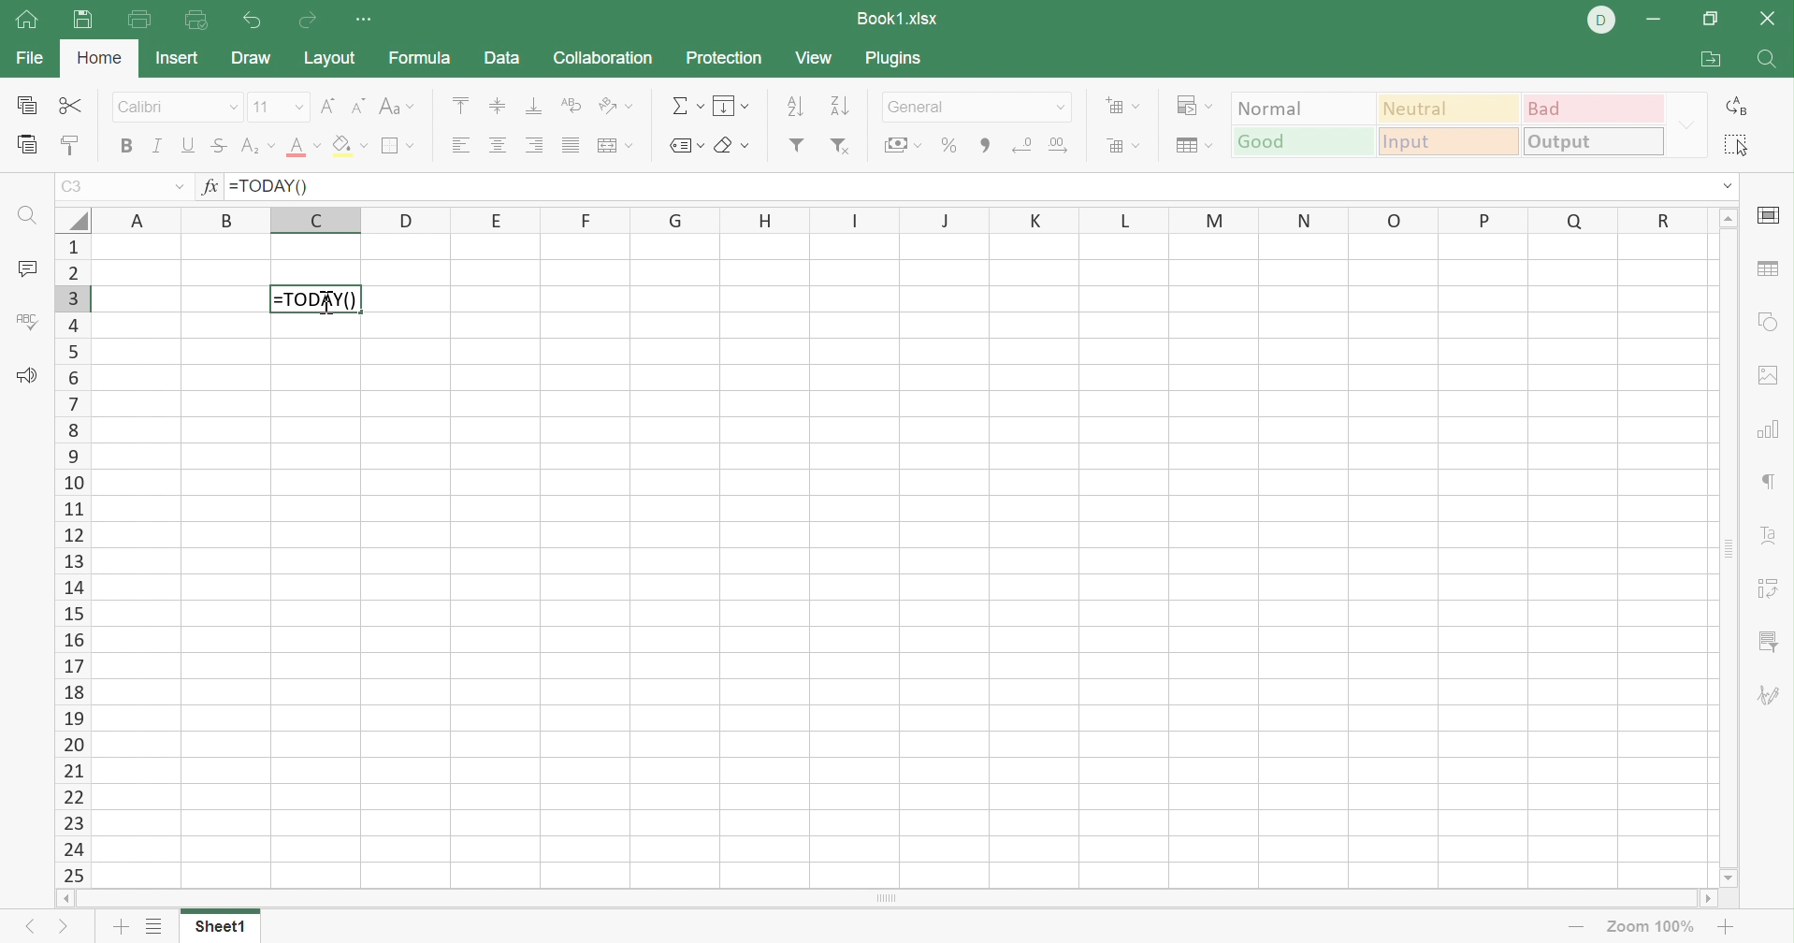 Image resolution: width=1794 pixels, height=943 pixels. Describe the element at coordinates (1024, 147) in the screenshot. I see `Decrease decimal` at that location.